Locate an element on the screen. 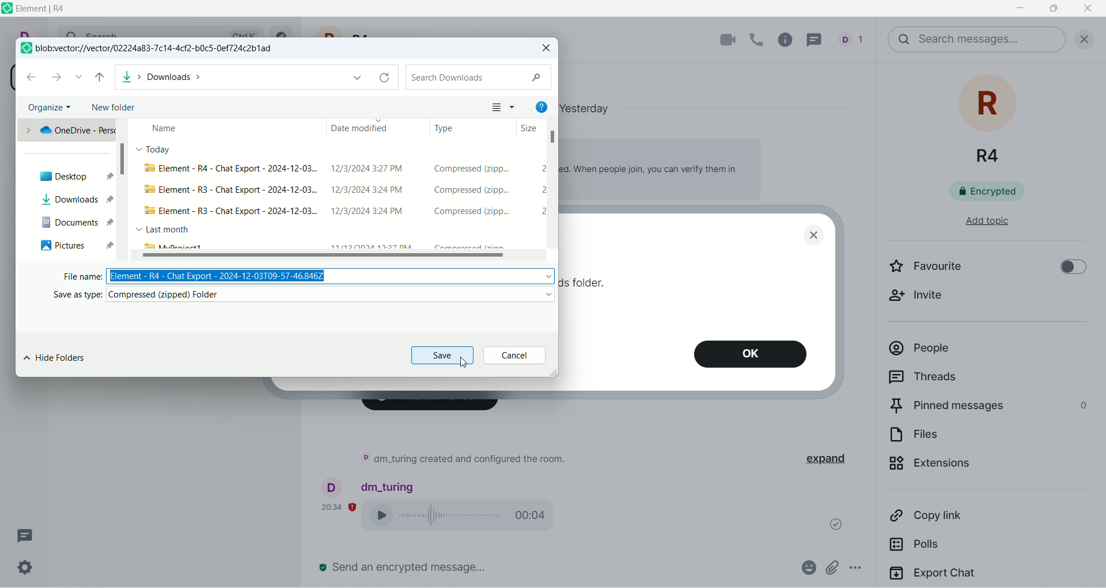 This screenshot has width=1106, height=588. file name is located at coordinates (300, 277).